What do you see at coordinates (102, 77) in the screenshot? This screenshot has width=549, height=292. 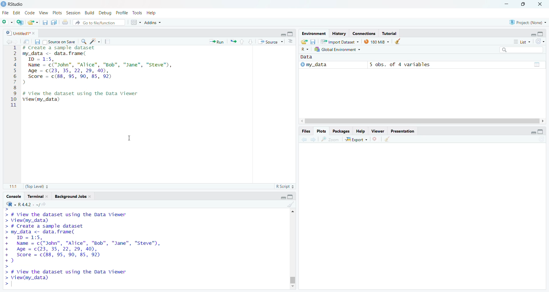 I see `# Create a sample dataset
my_data <- data.frame(
ID = 1:5,
Name = c("John", "Alice", "Bob", "Jane", "Steve"),
Age = (23, 35, 22, 29, 40),
Score = c(88, 95, 90, 85, 92)
)
# View the dataset using the Data Viewer
View(my_data)` at bounding box center [102, 77].